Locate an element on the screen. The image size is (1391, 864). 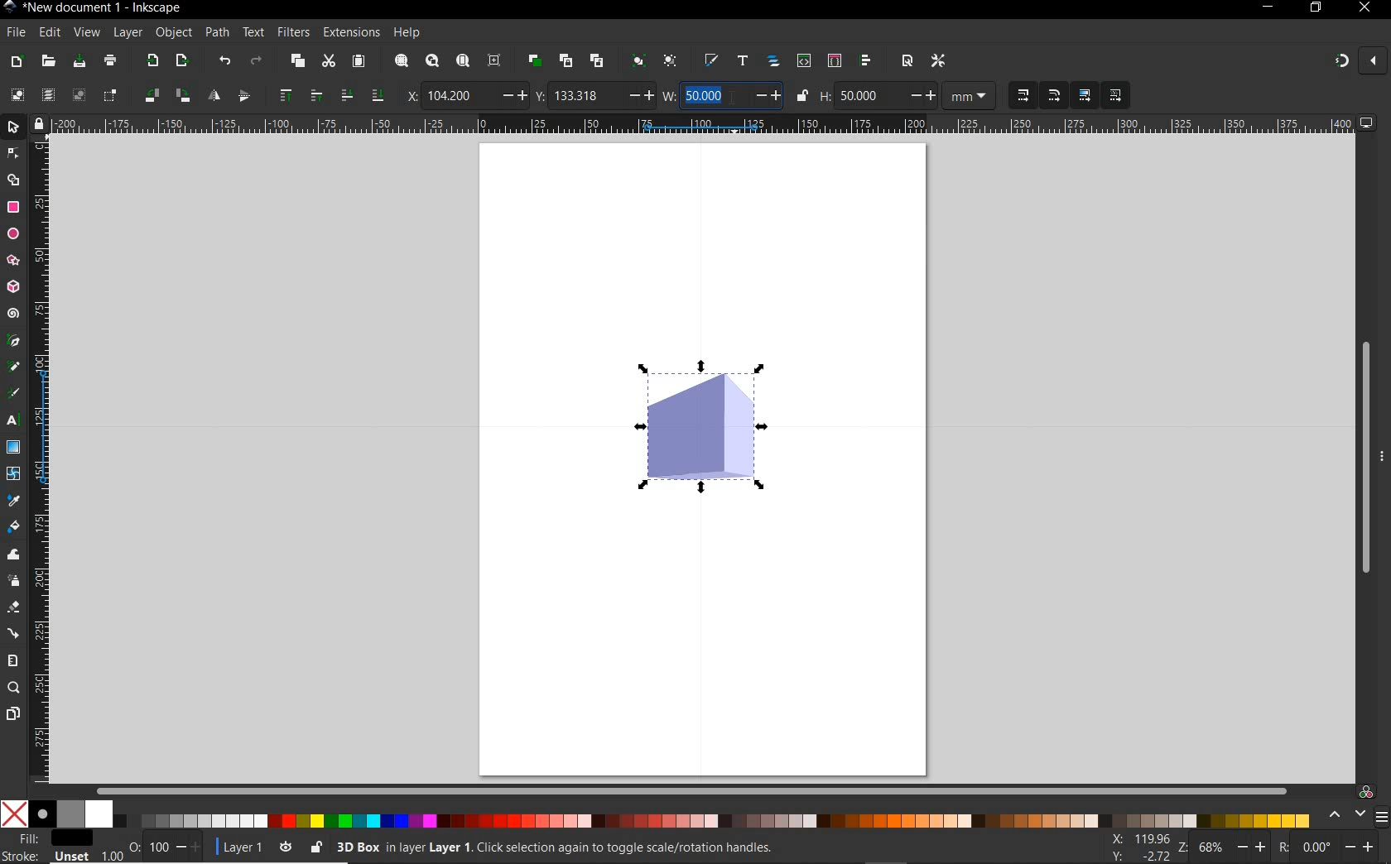
increase/decrease is located at coordinates (767, 95).